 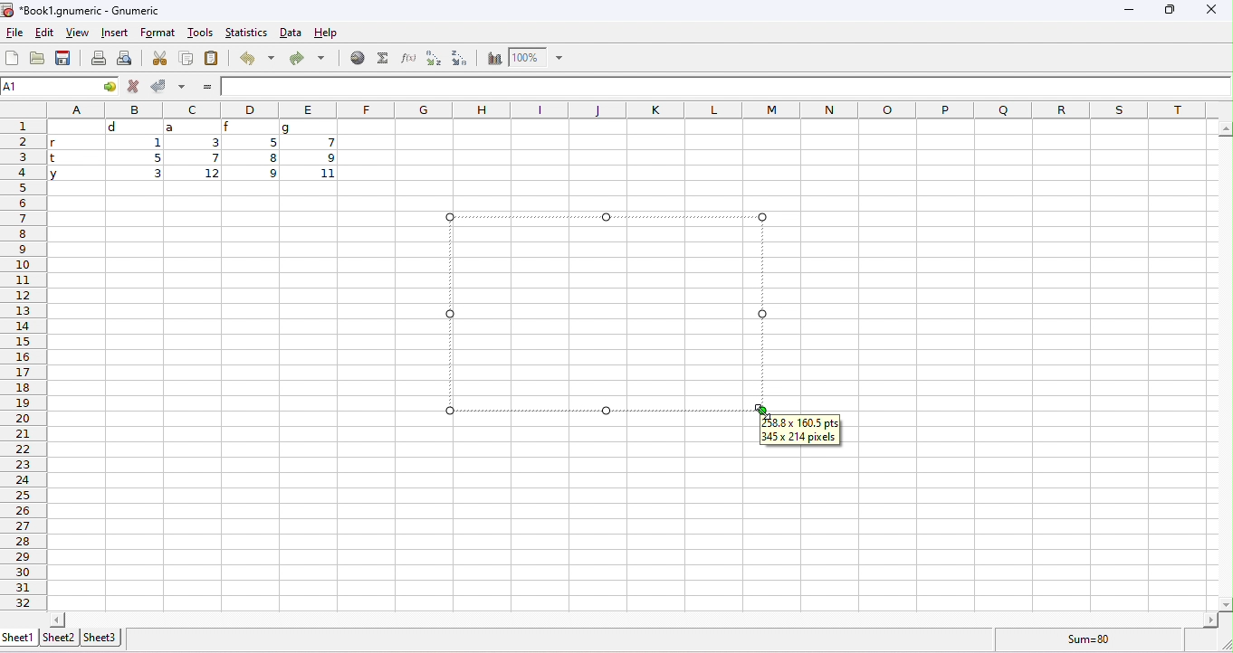 I want to click on column headings, so click(x=627, y=109).